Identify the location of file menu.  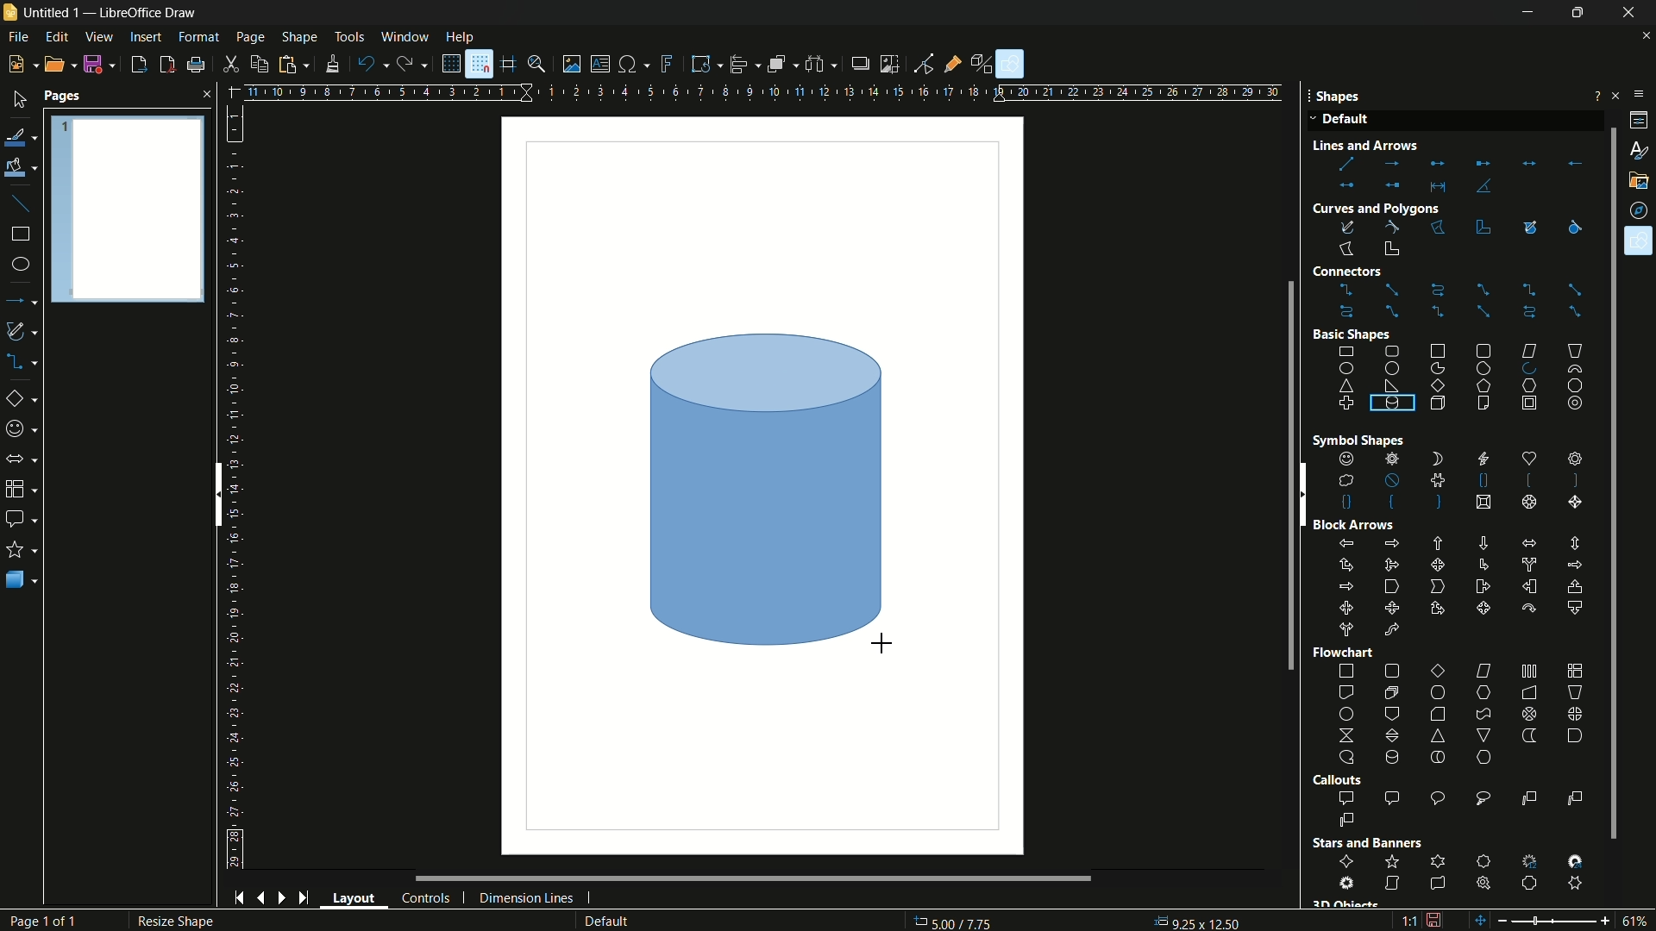
(16, 37).